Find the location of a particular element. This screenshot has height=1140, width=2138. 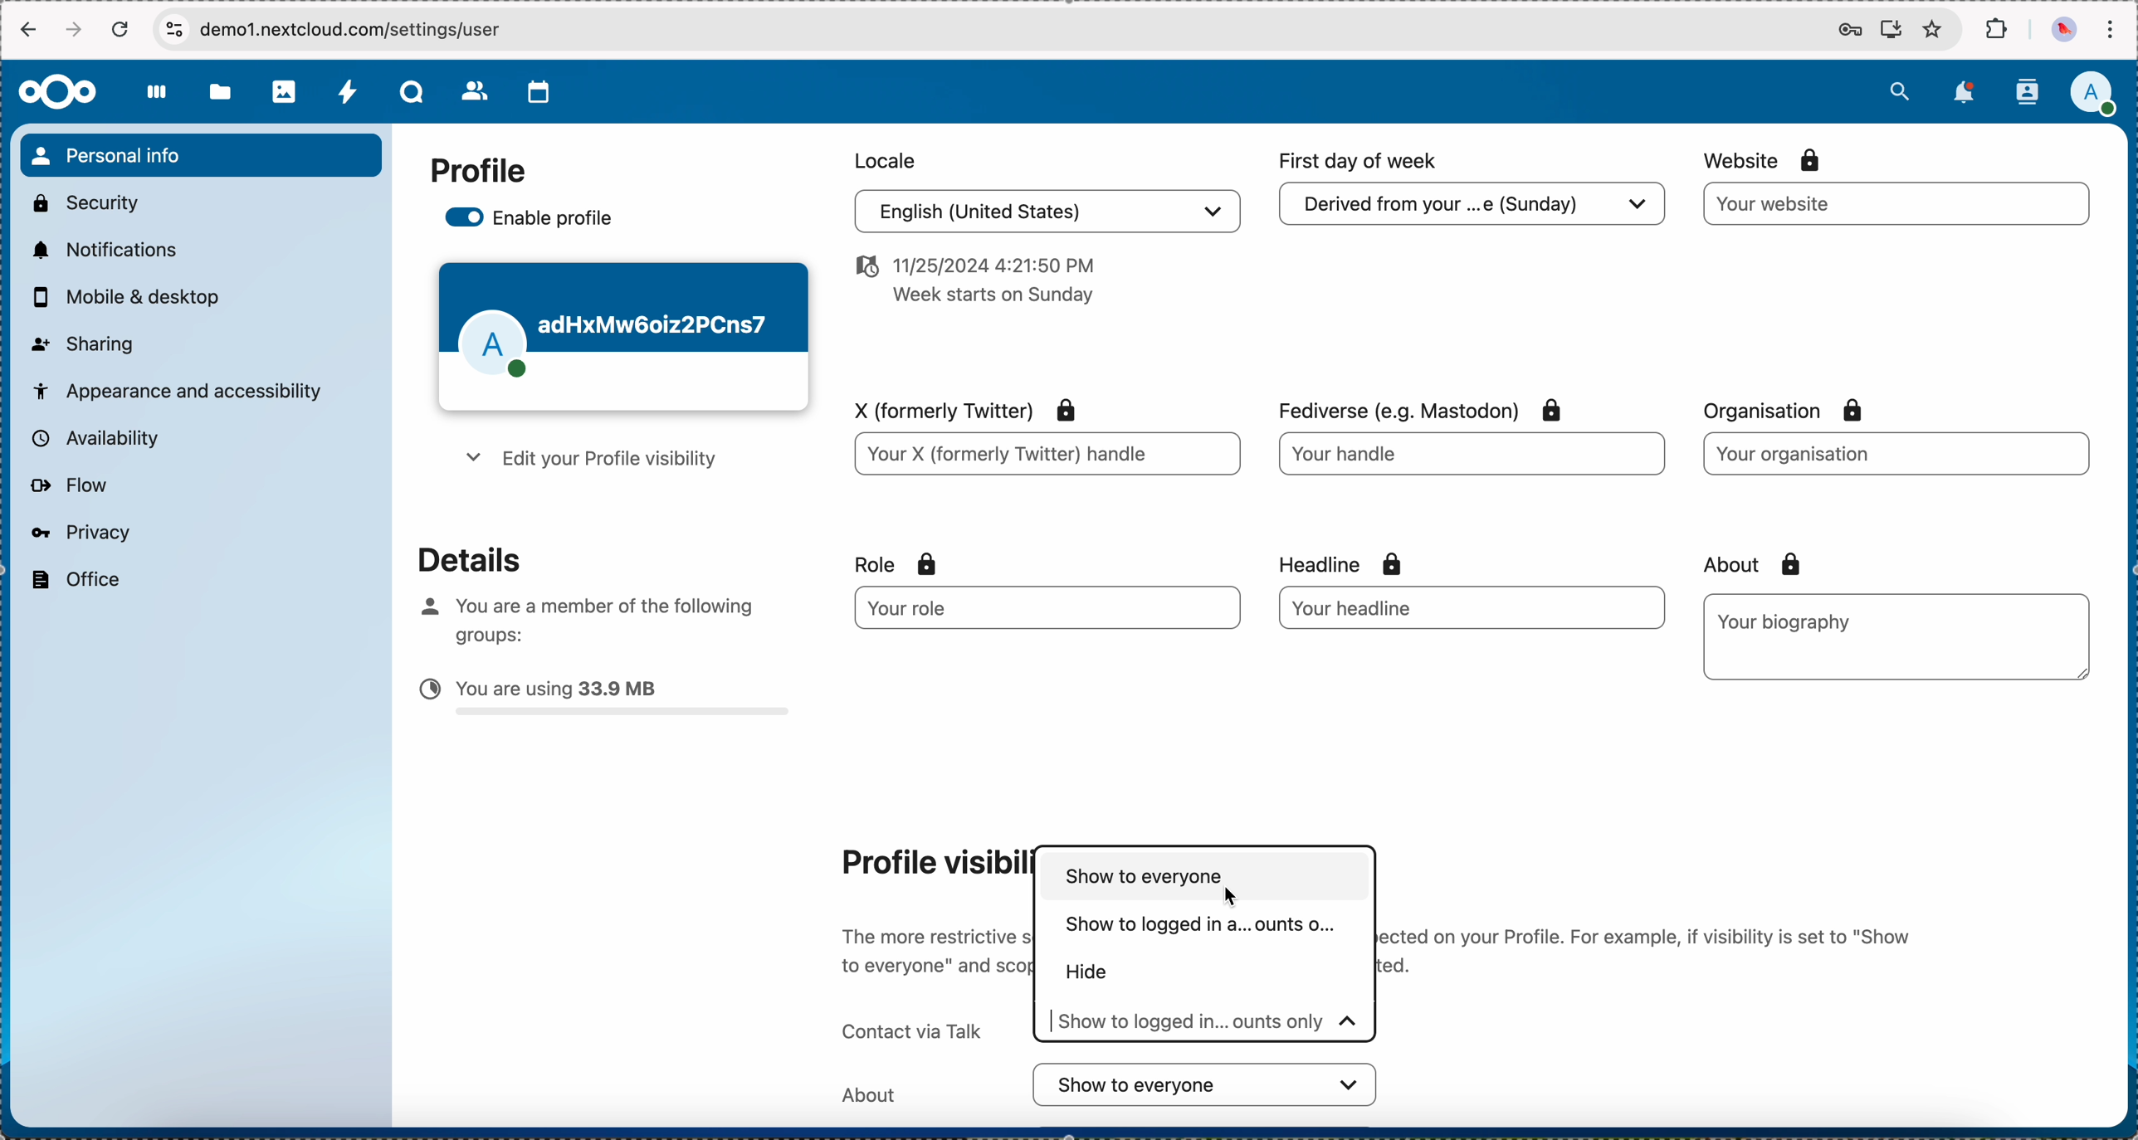

favorites is located at coordinates (1932, 31).